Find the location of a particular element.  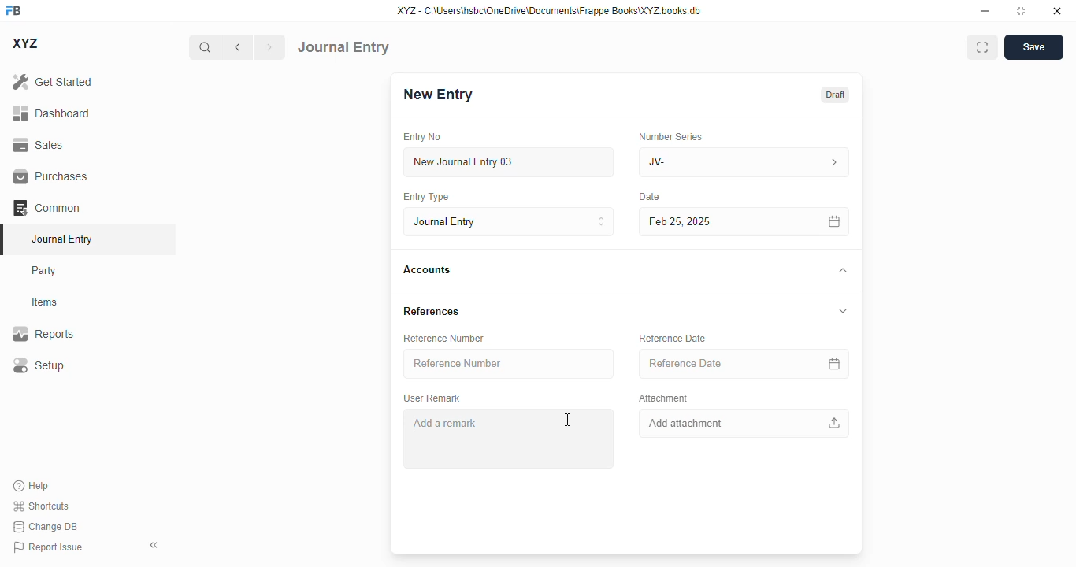

close is located at coordinates (1057, 10).